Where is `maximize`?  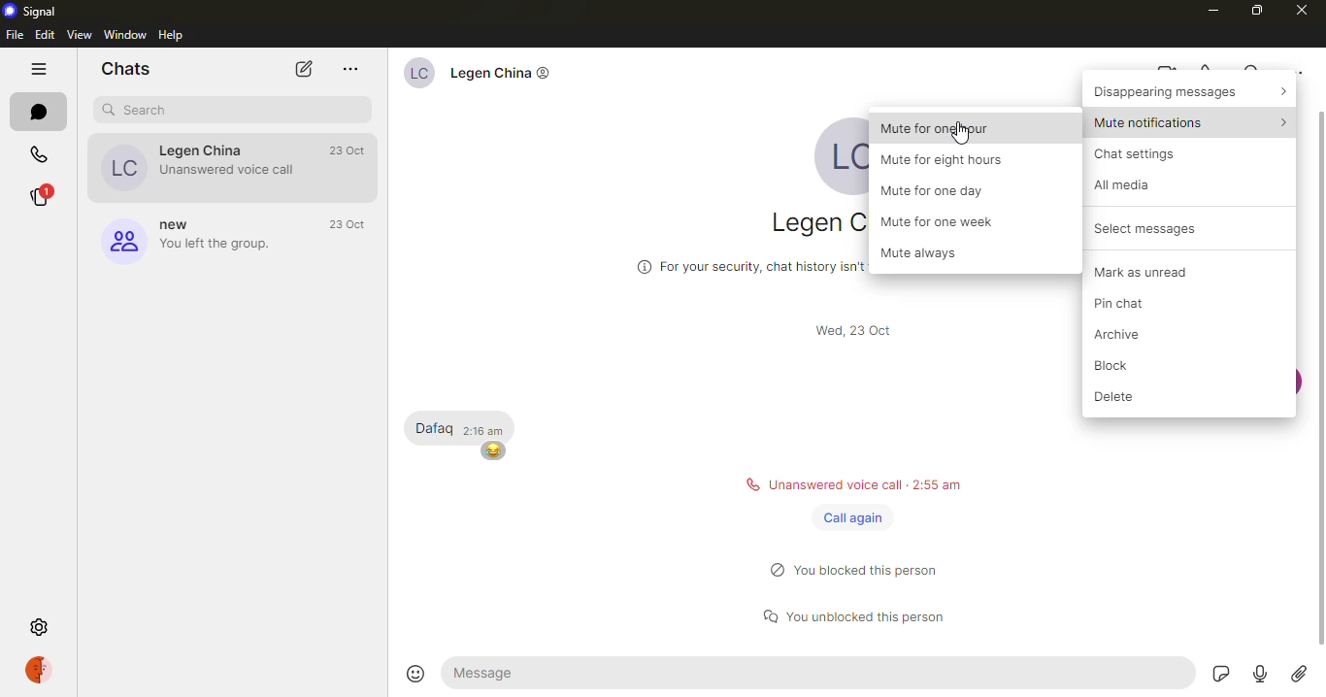 maximize is located at coordinates (1255, 9).